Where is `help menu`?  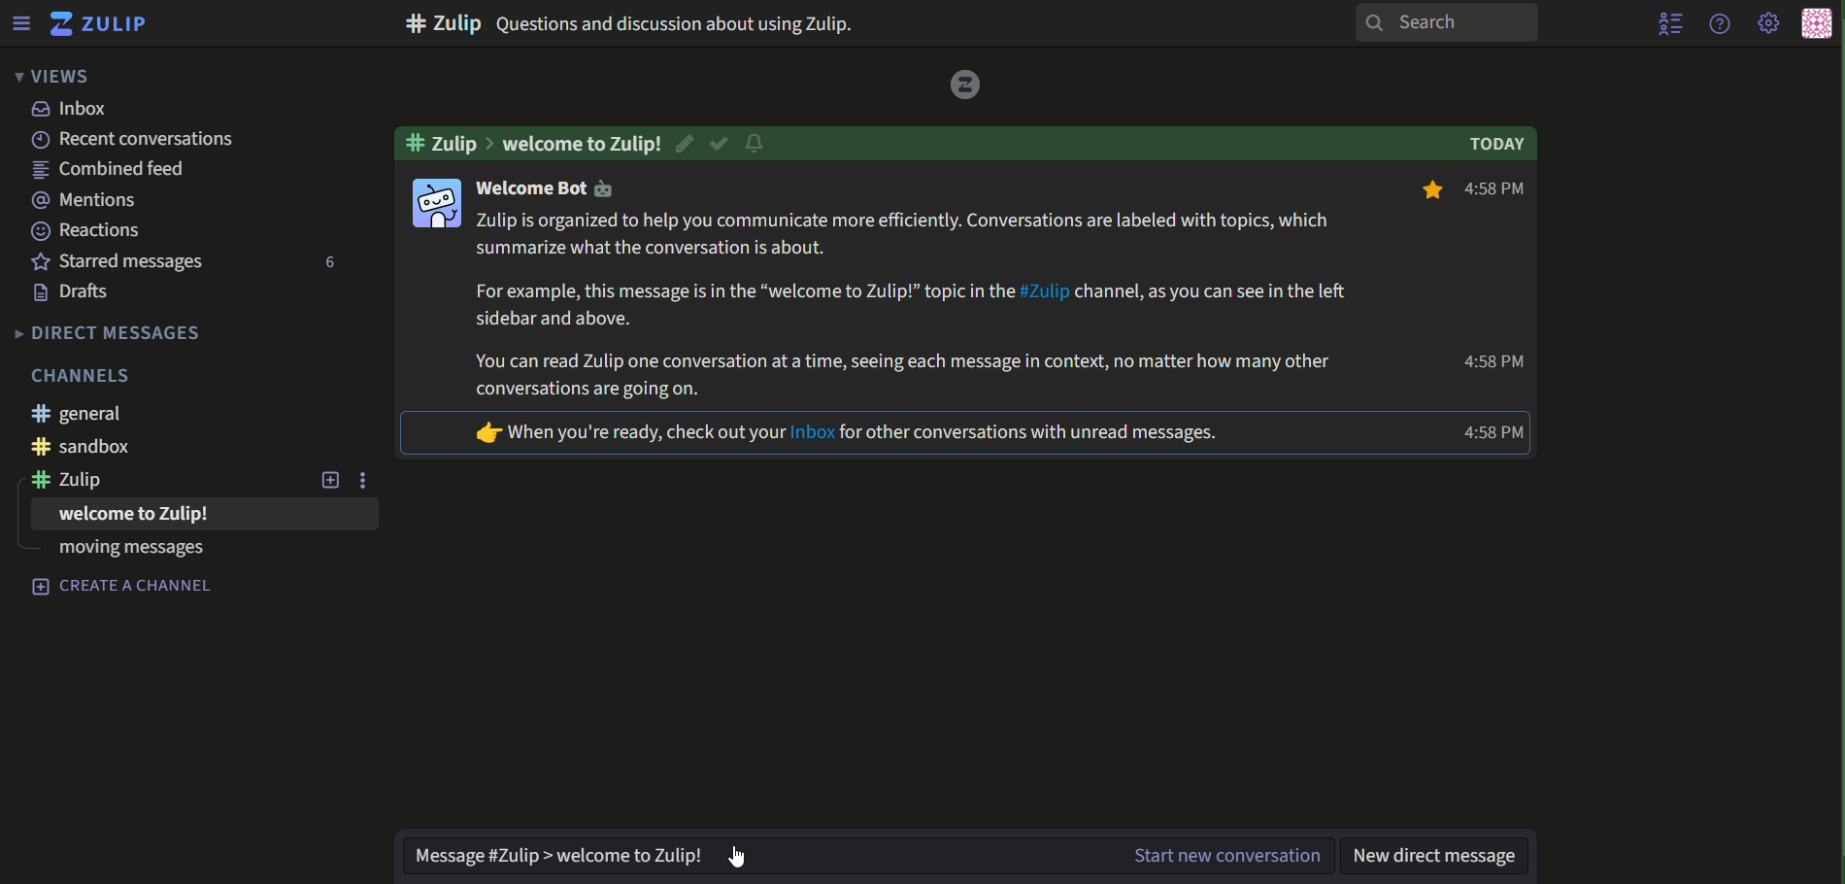
help menu is located at coordinates (1718, 22).